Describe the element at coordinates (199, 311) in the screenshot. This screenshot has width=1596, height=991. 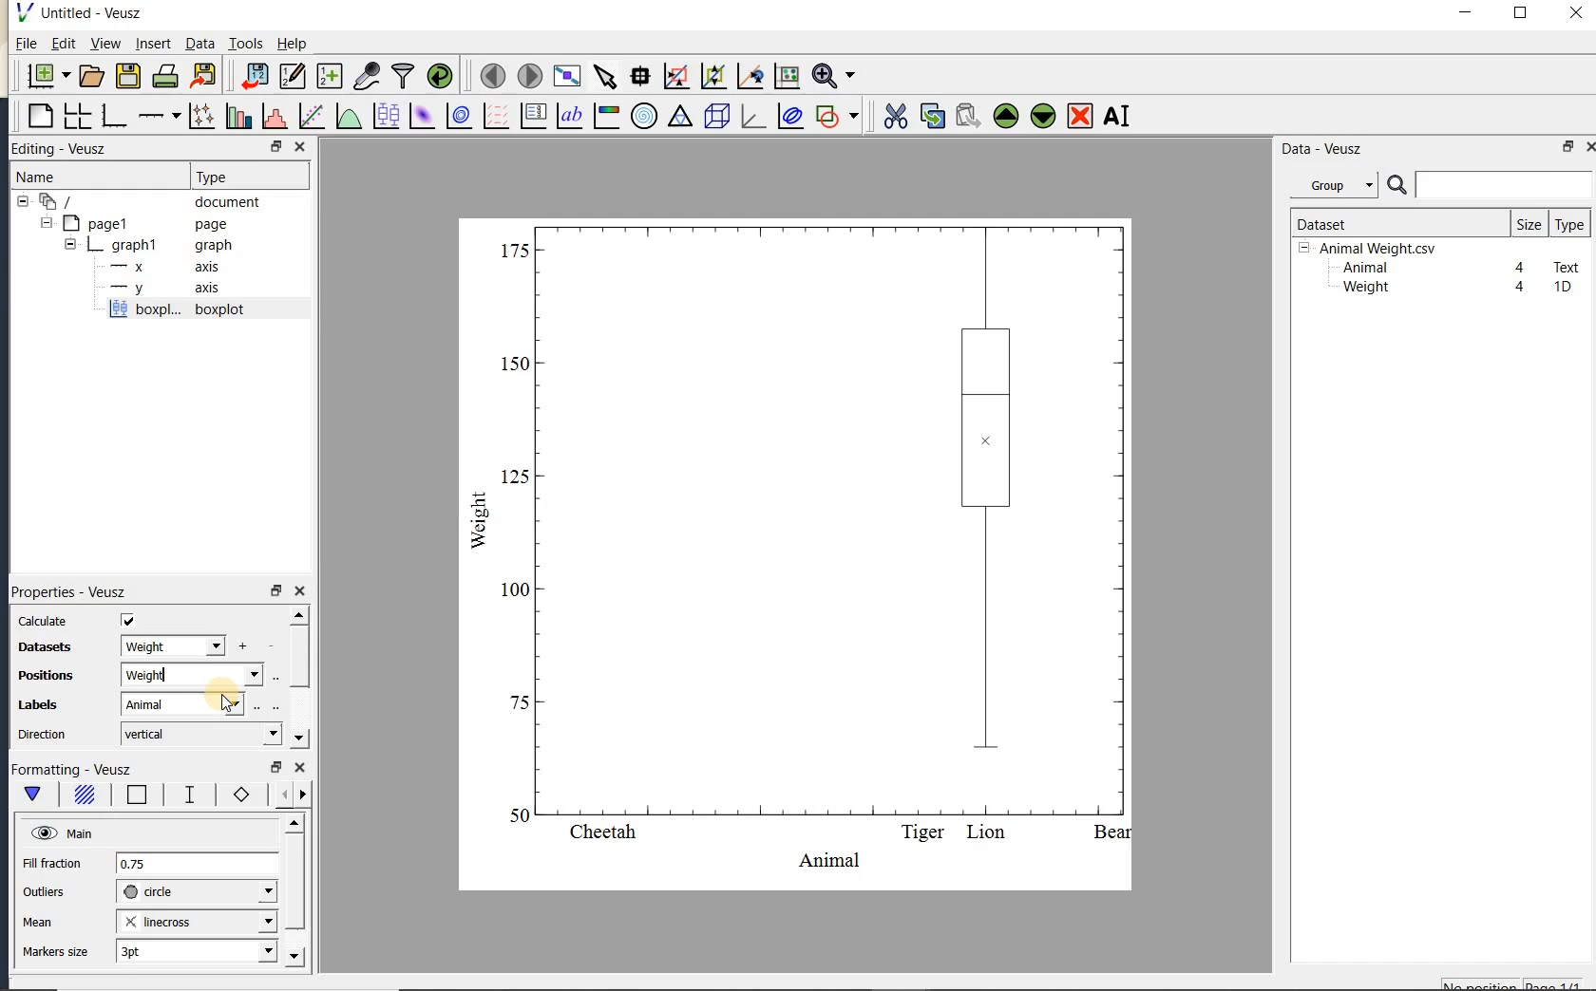
I see `boxplot` at that location.